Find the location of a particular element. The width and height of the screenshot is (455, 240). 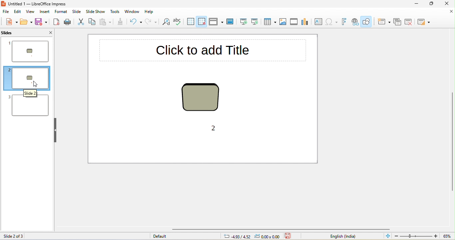

file is located at coordinates (6, 12).